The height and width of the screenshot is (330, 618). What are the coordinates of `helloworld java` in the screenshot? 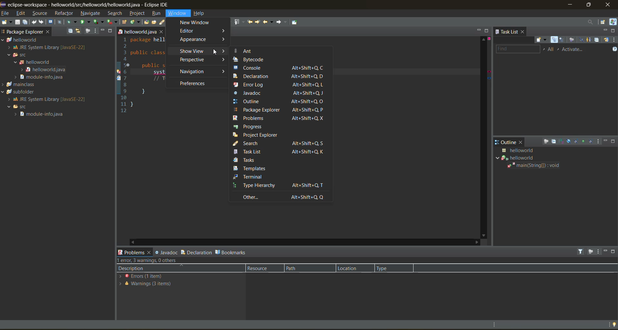 It's located at (44, 70).